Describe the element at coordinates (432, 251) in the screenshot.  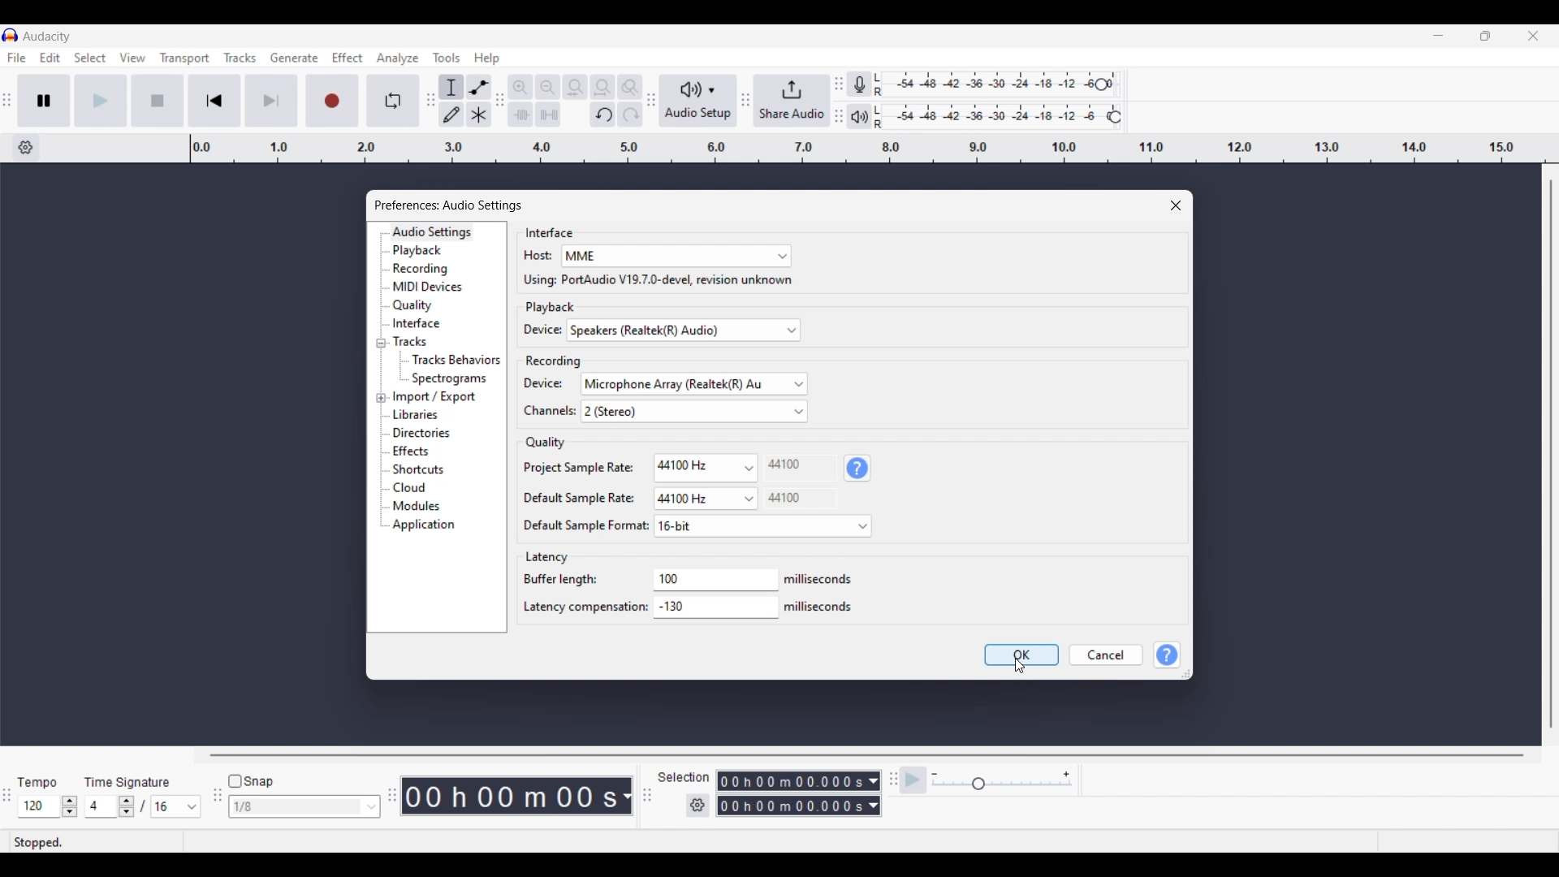
I see `Playback` at that location.